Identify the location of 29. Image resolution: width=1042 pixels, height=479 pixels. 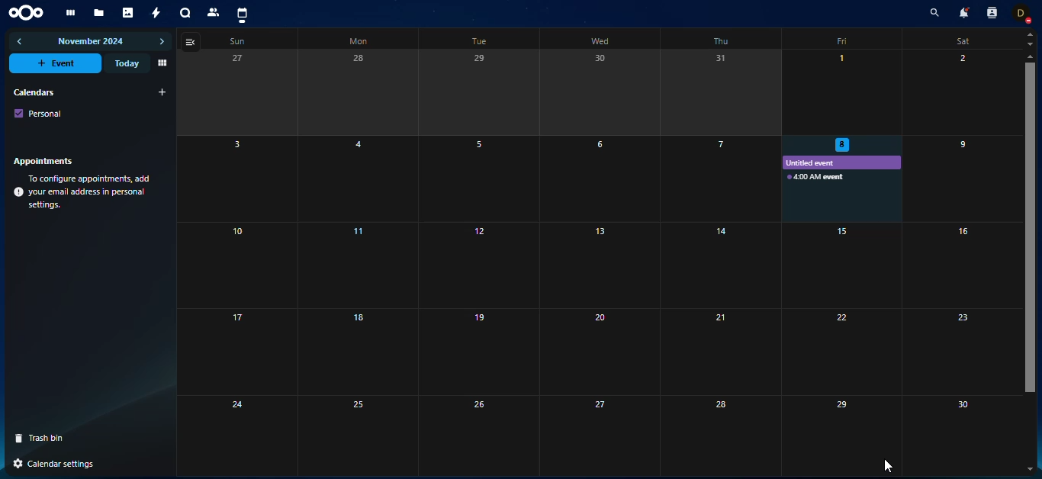
(826, 432).